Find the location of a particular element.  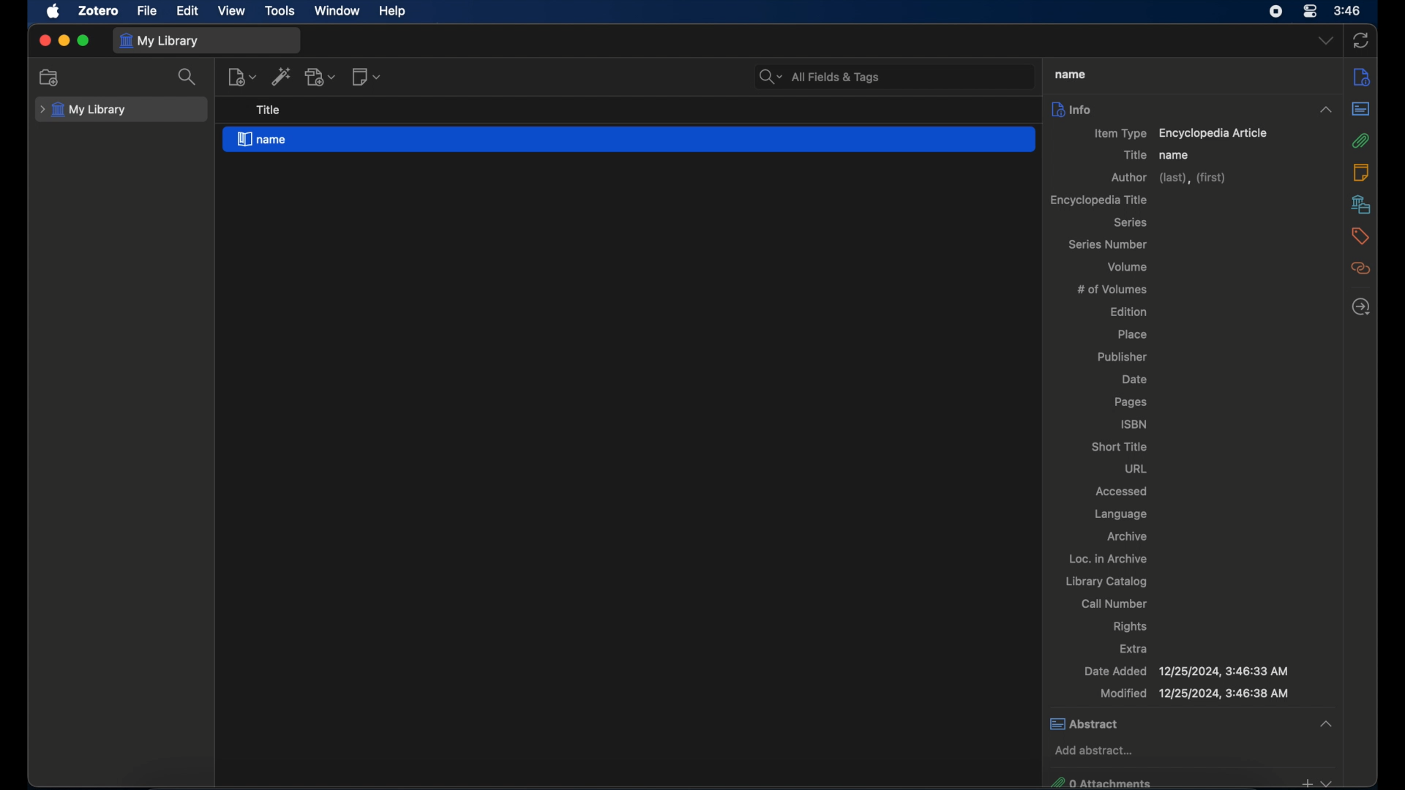

search bar is located at coordinates (820, 77).